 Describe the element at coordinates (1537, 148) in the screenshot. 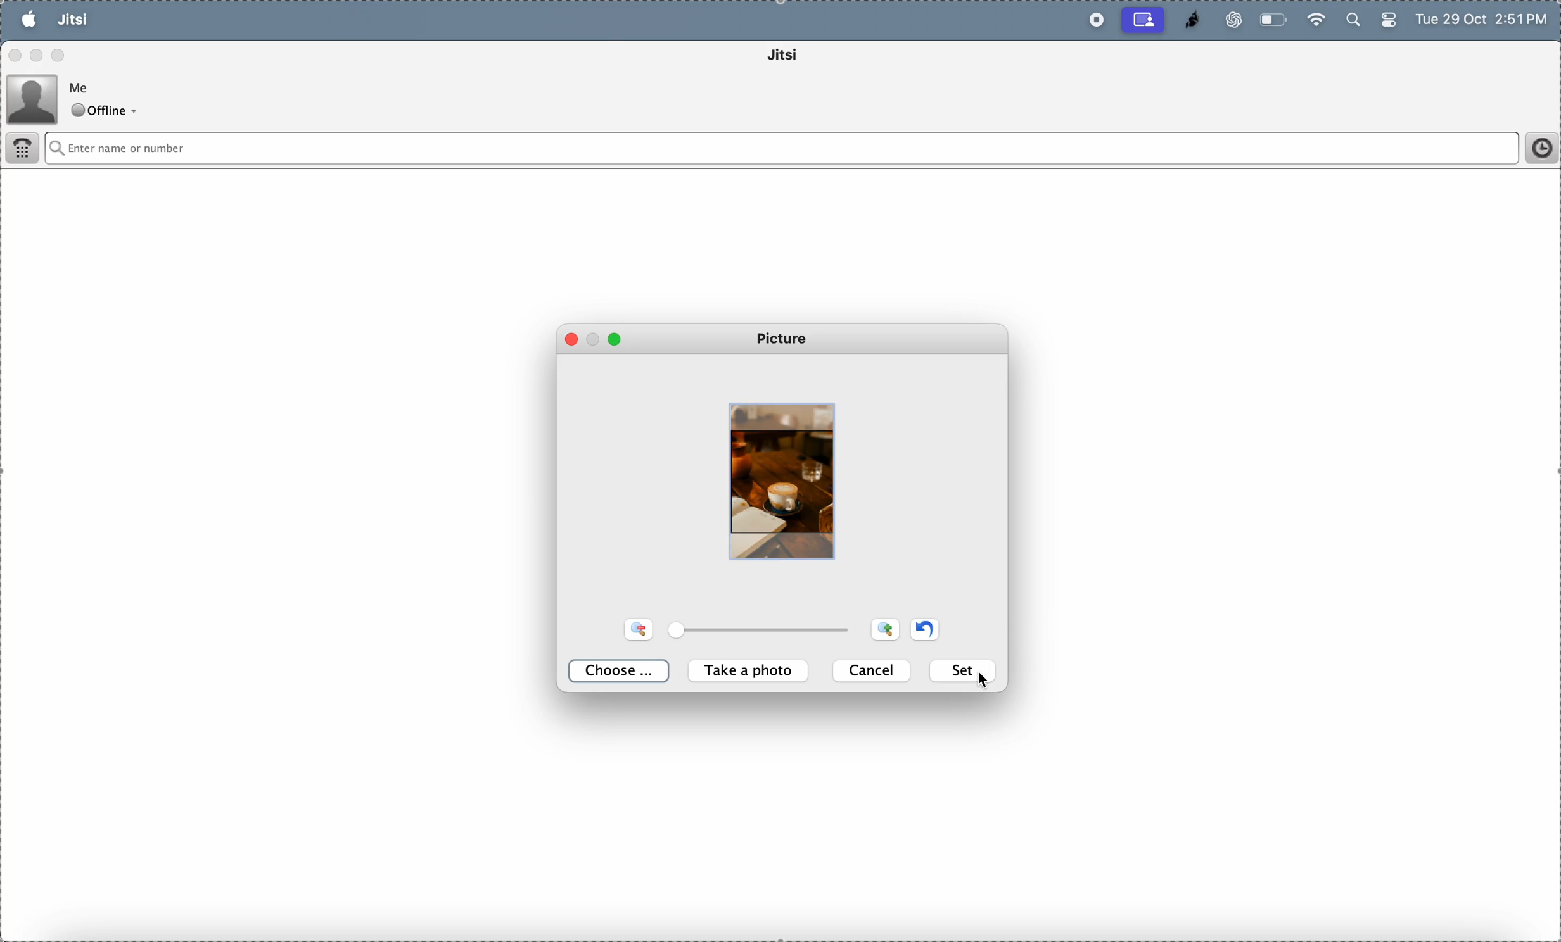

I see `time frame` at that location.